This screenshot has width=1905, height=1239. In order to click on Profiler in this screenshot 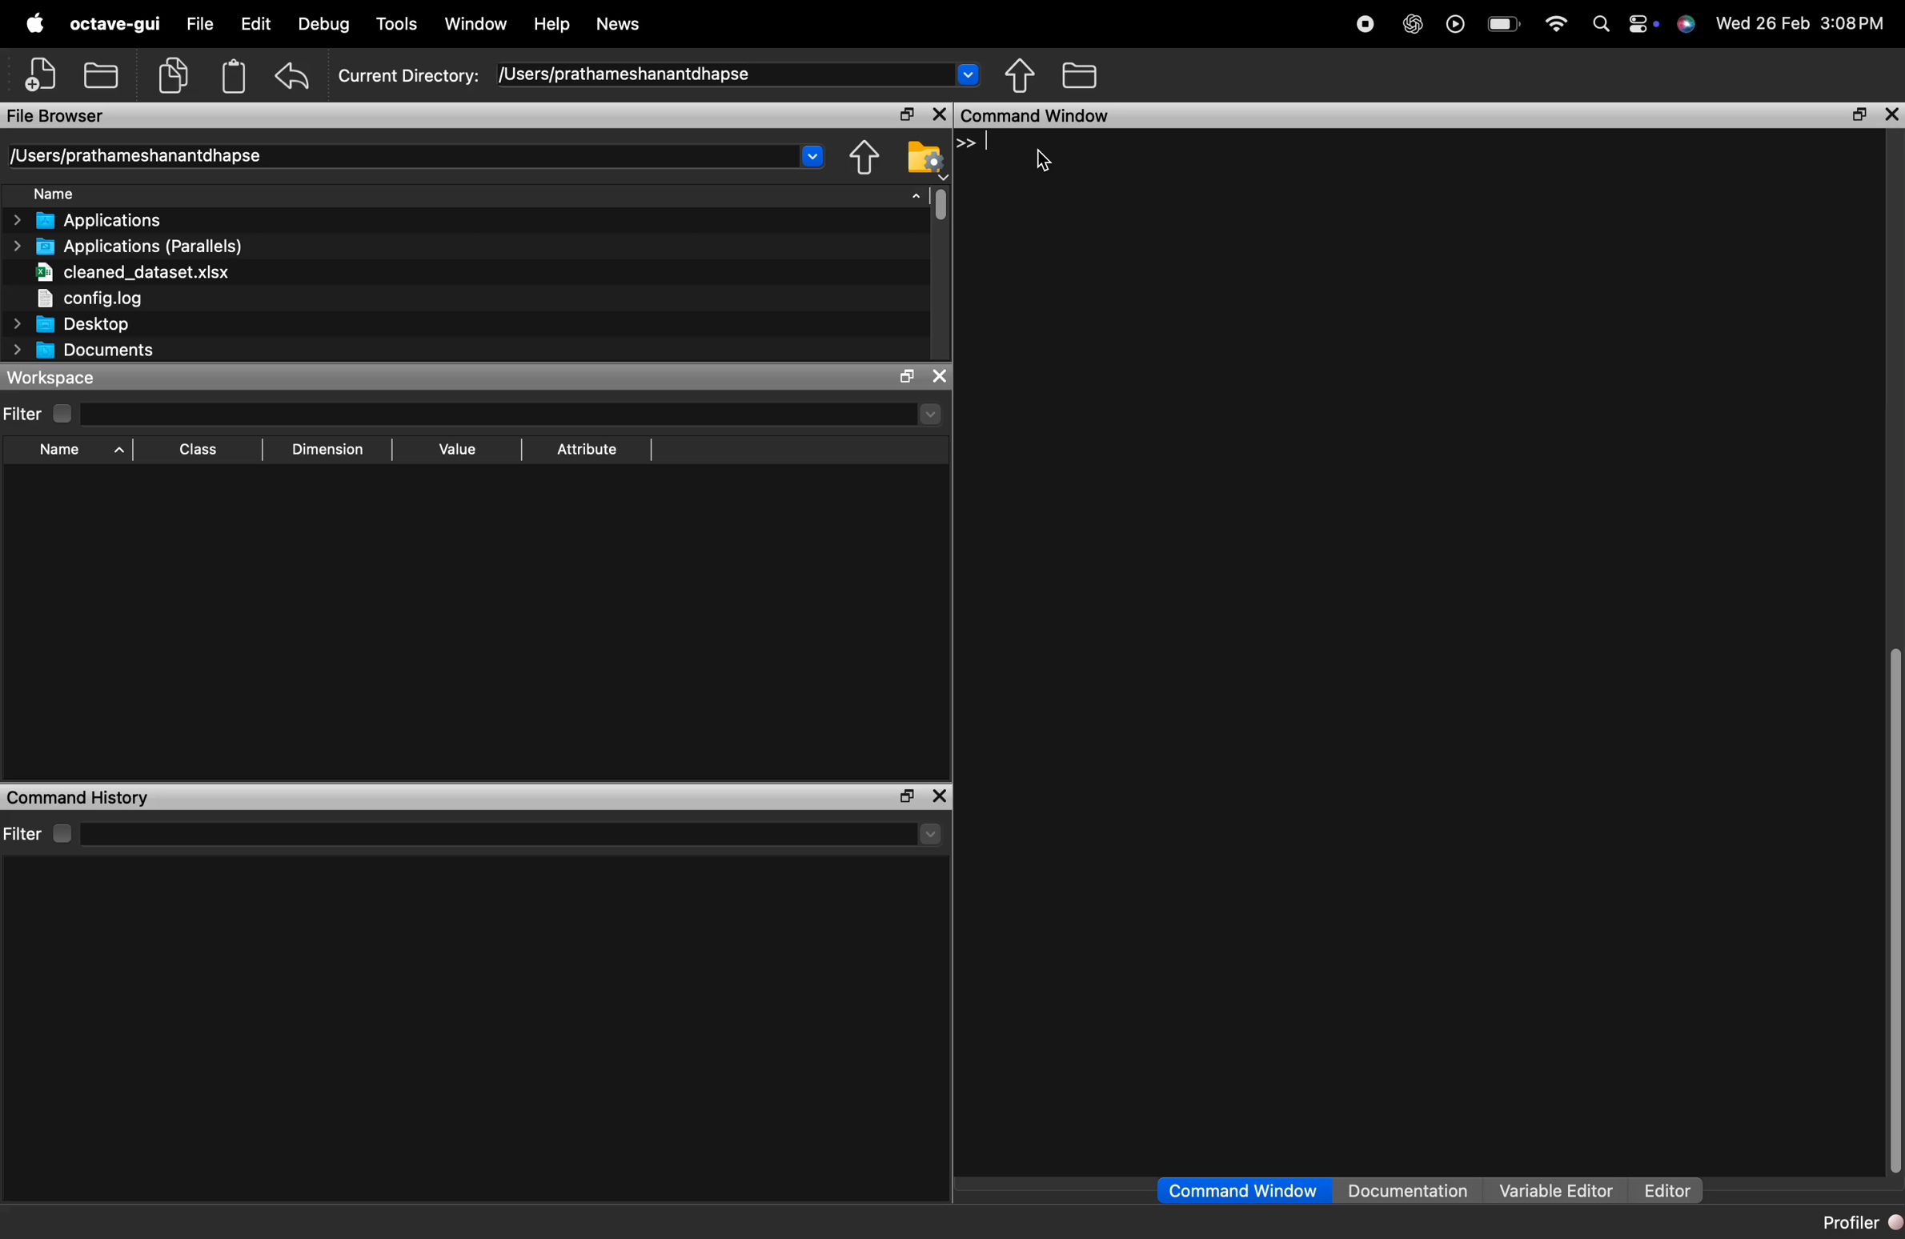, I will do `click(1857, 1220)`.